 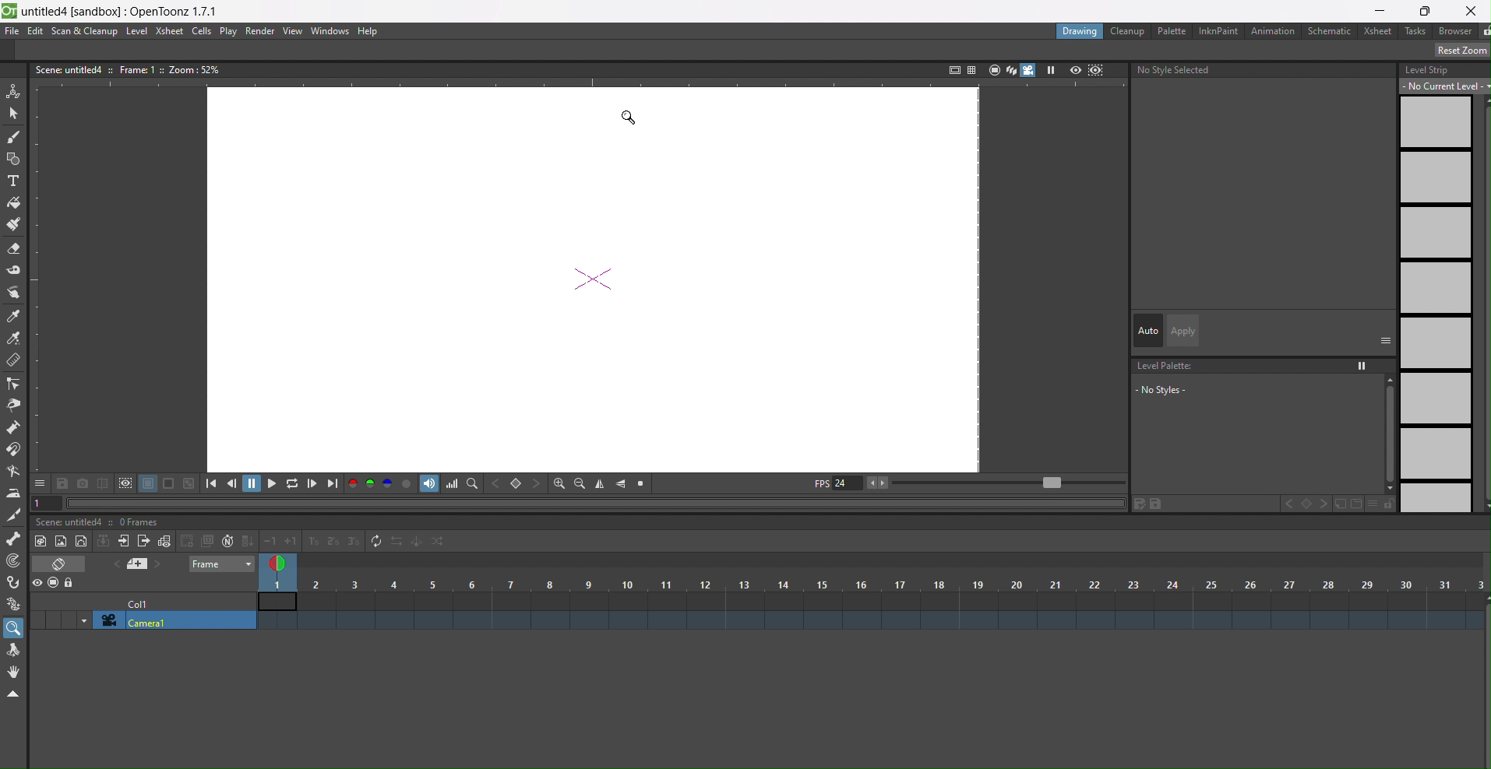 I want to click on icon, so click(x=196, y=541).